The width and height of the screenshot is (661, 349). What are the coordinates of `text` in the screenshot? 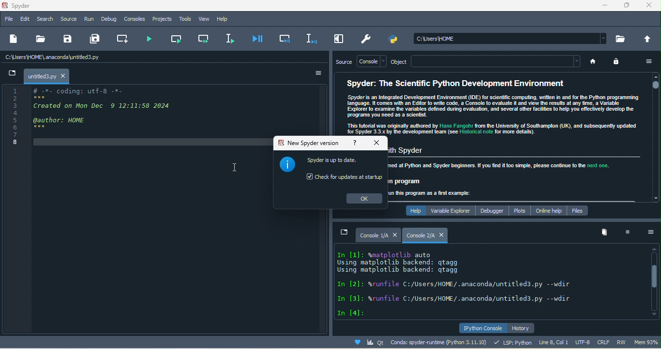 It's located at (364, 104).